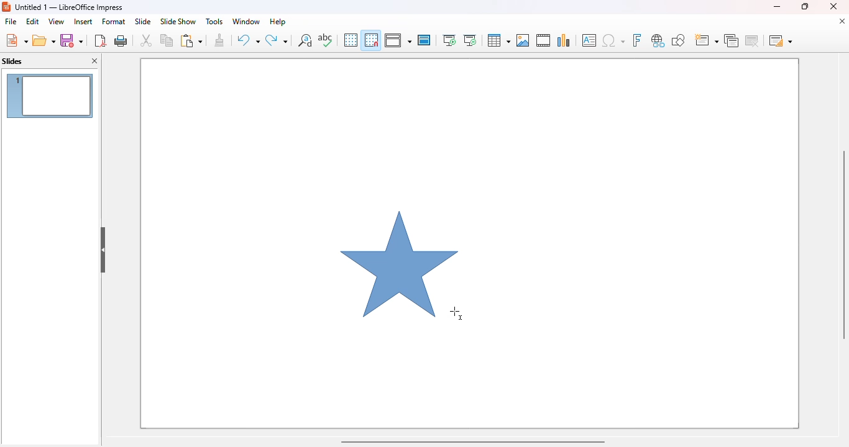 This screenshot has height=447, width=849. I want to click on slide, so click(142, 21).